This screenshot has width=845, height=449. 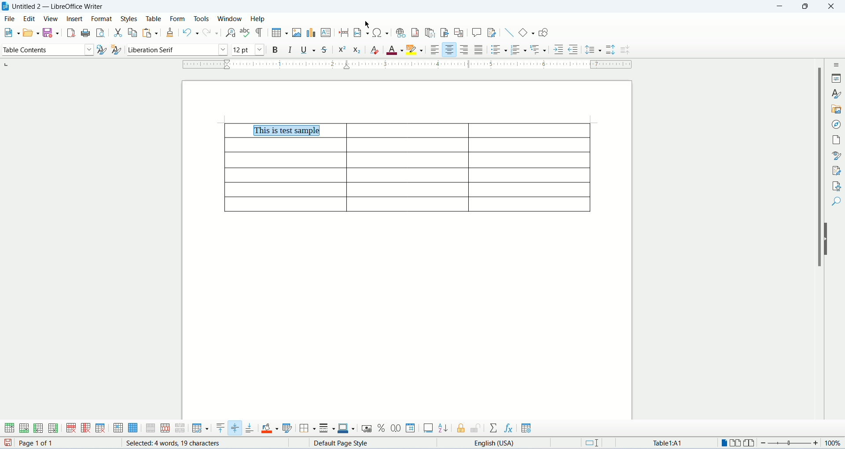 What do you see at coordinates (290, 50) in the screenshot?
I see `italic` at bounding box center [290, 50].